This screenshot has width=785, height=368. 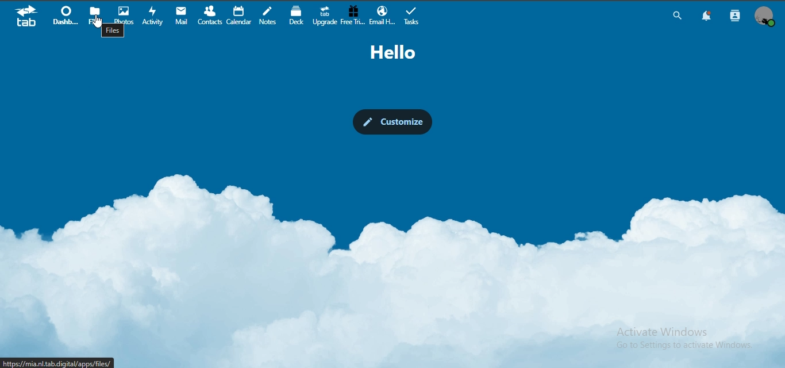 What do you see at coordinates (99, 23) in the screenshot?
I see `cursor` at bounding box center [99, 23].